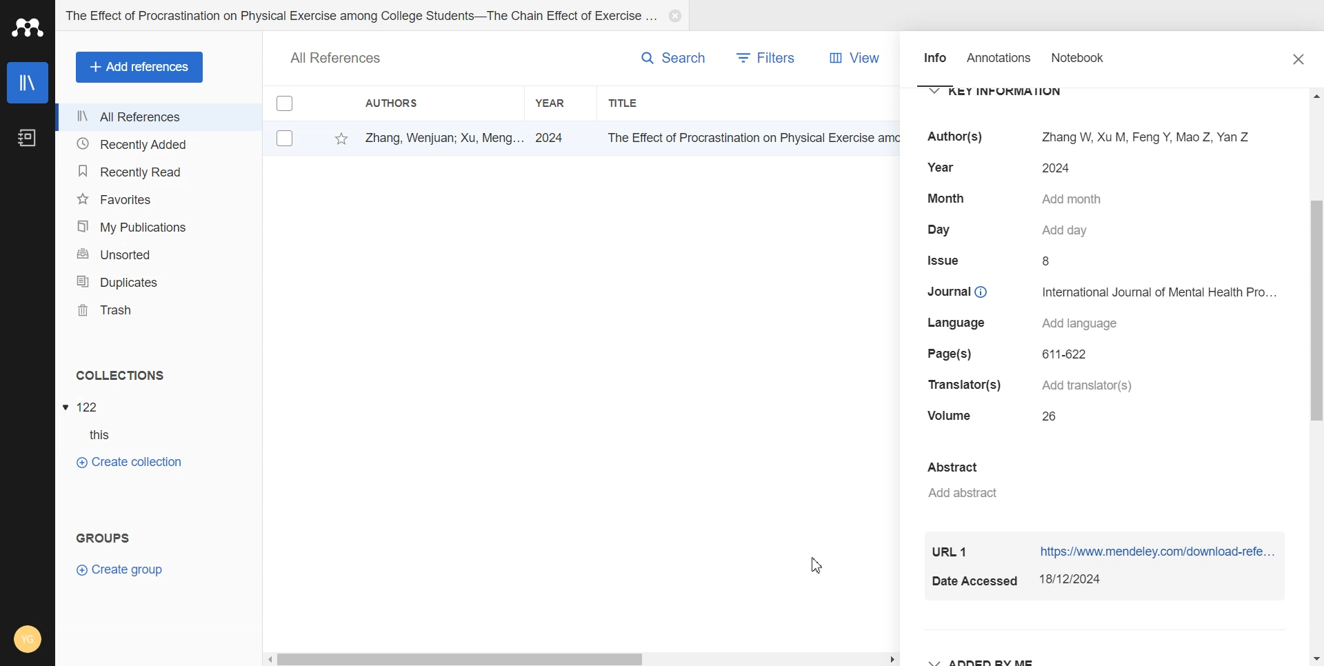  Describe the element at coordinates (100, 535) in the screenshot. I see `Text` at that location.